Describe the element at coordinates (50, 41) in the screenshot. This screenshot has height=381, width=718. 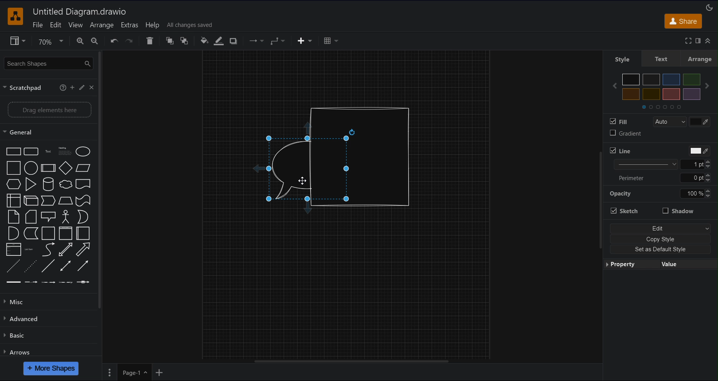
I see `Zoom` at that location.